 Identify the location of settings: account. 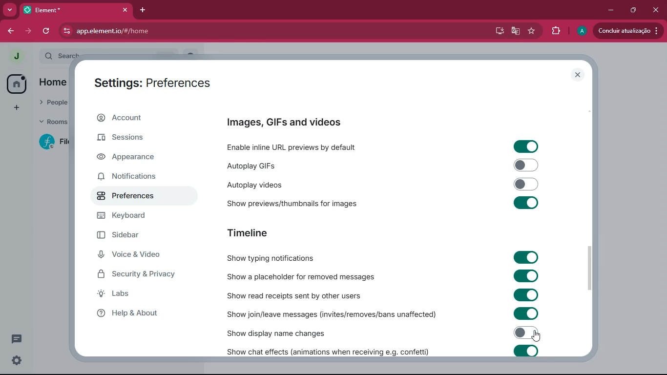
(154, 84).